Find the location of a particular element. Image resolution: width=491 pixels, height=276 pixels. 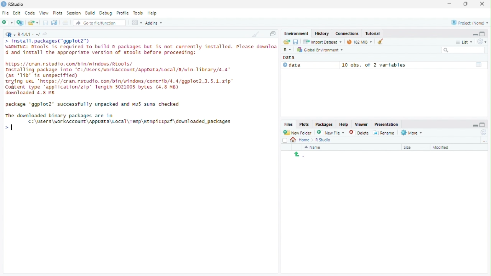

Import Dataset is located at coordinates (322, 42).